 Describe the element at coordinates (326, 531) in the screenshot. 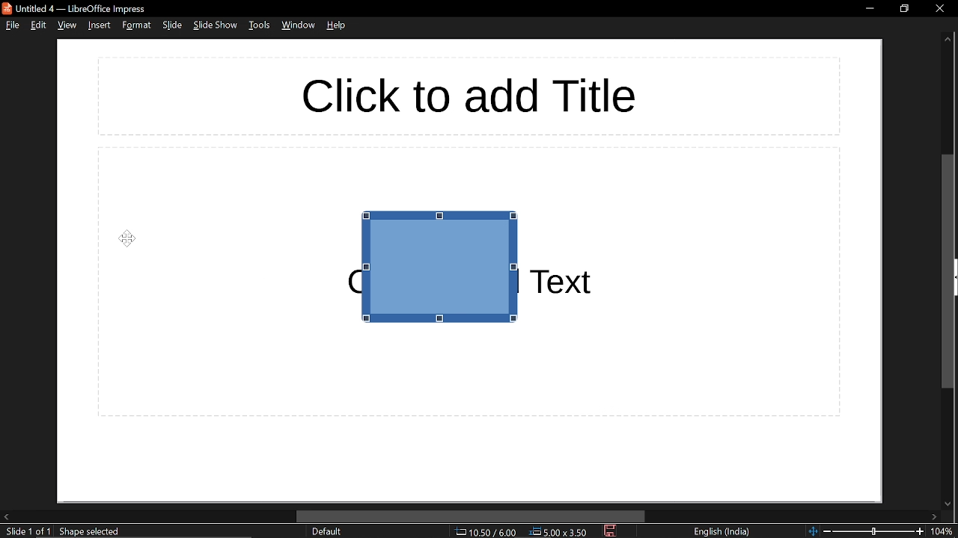

I see `page style` at that location.